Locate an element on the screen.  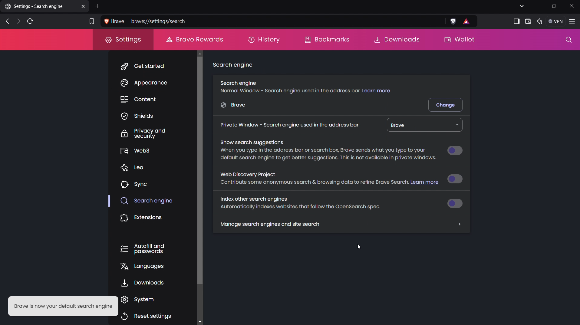
Bookmark is located at coordinates (91, 21).